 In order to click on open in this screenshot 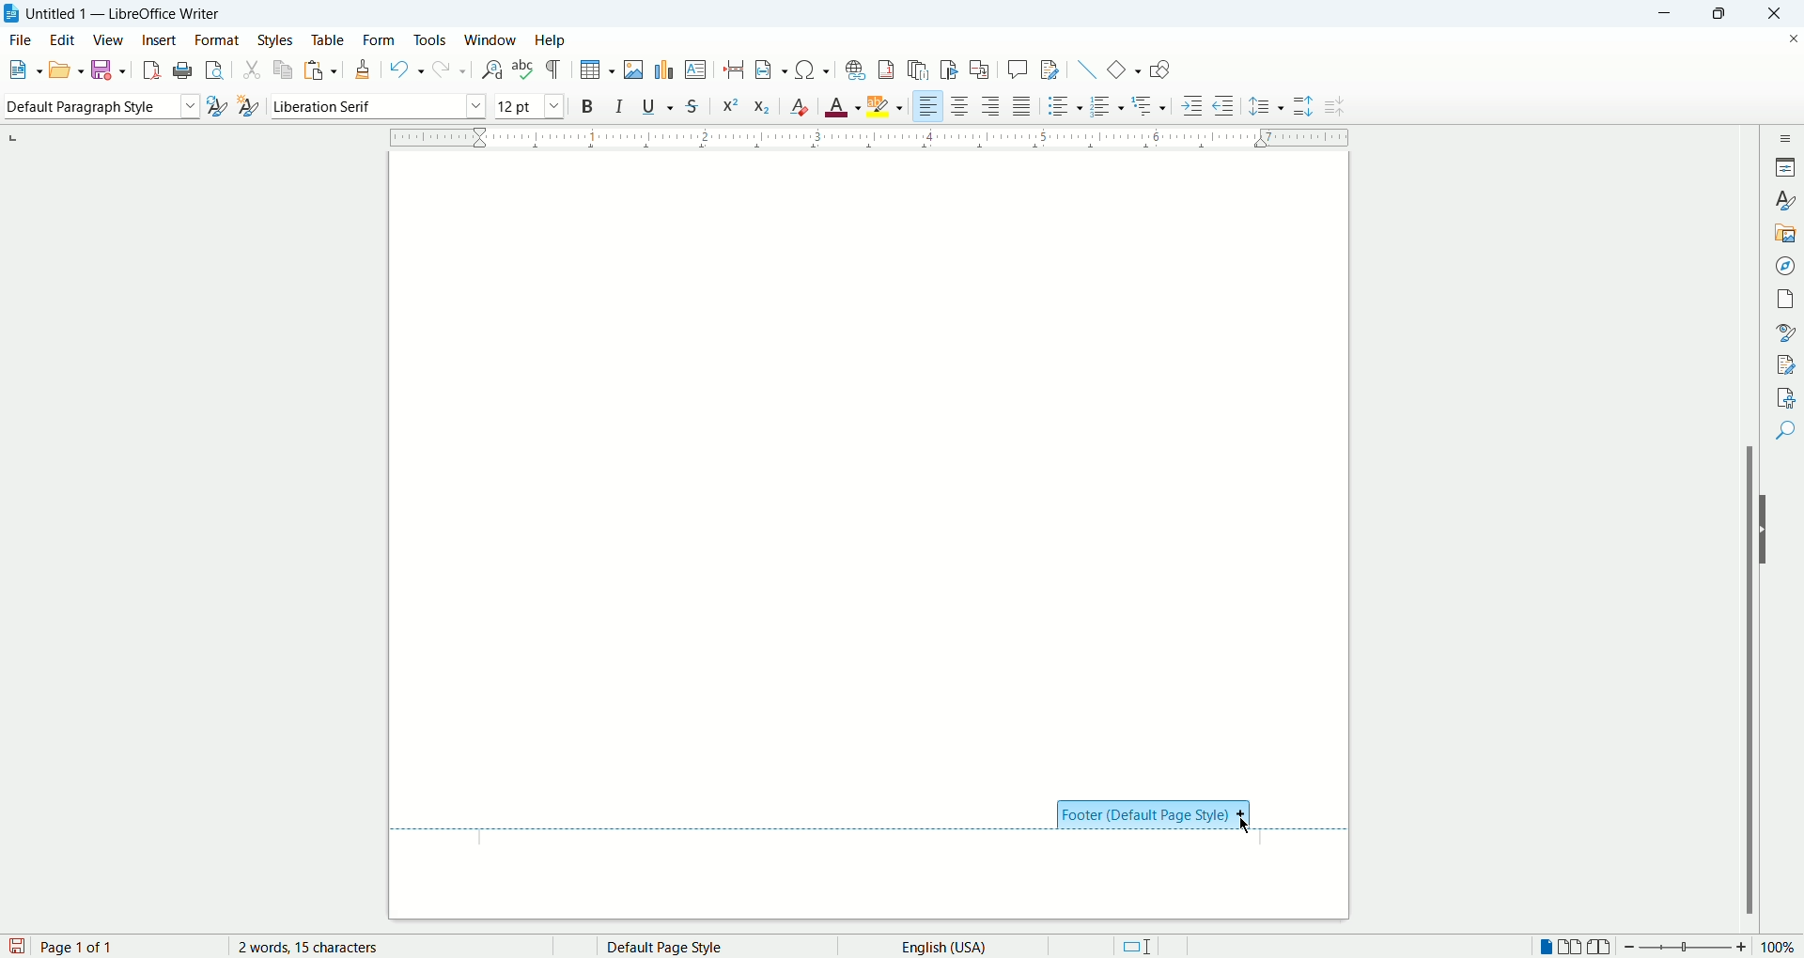, I will do `click(65, 69)`.